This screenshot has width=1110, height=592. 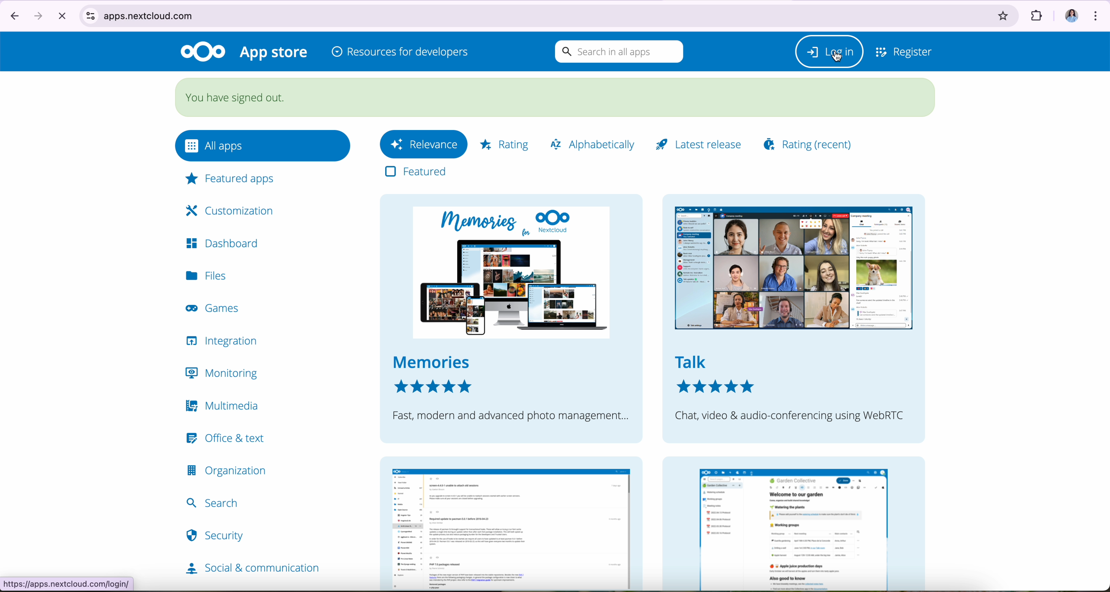 What do you see at coordinates (1068, 15) in the screenshot?
I see `image profile` at bounding box center [1068, 15].